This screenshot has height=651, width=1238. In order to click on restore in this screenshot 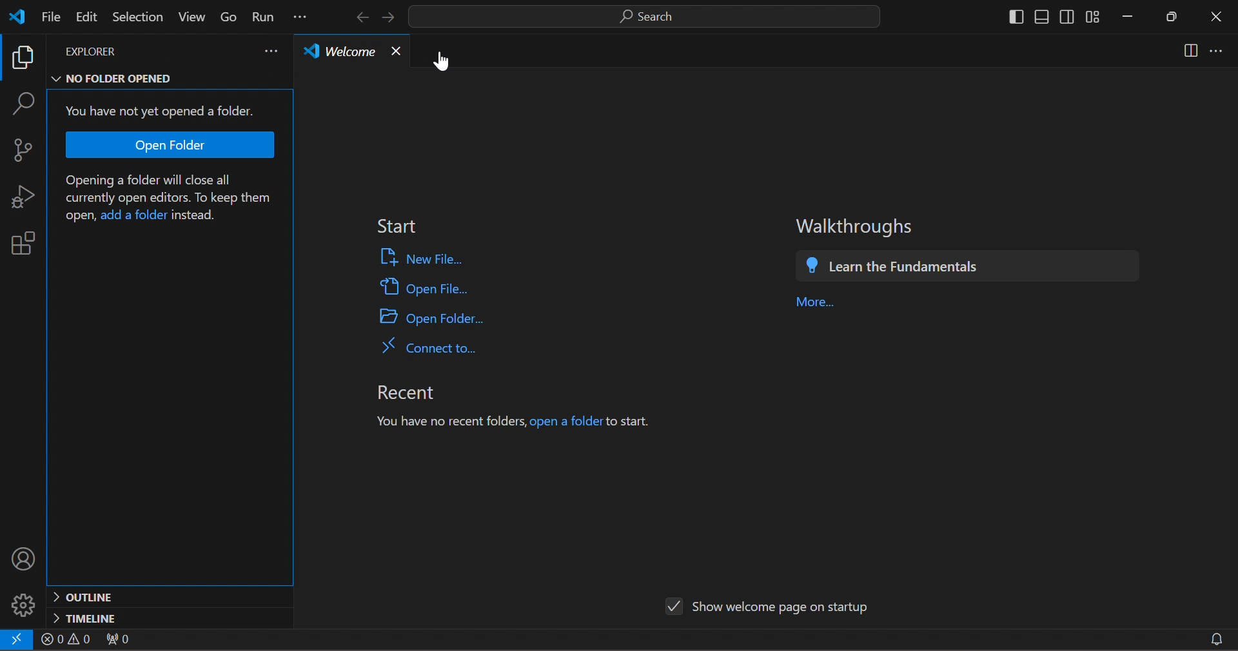, I will do `click(1177, 16)`.